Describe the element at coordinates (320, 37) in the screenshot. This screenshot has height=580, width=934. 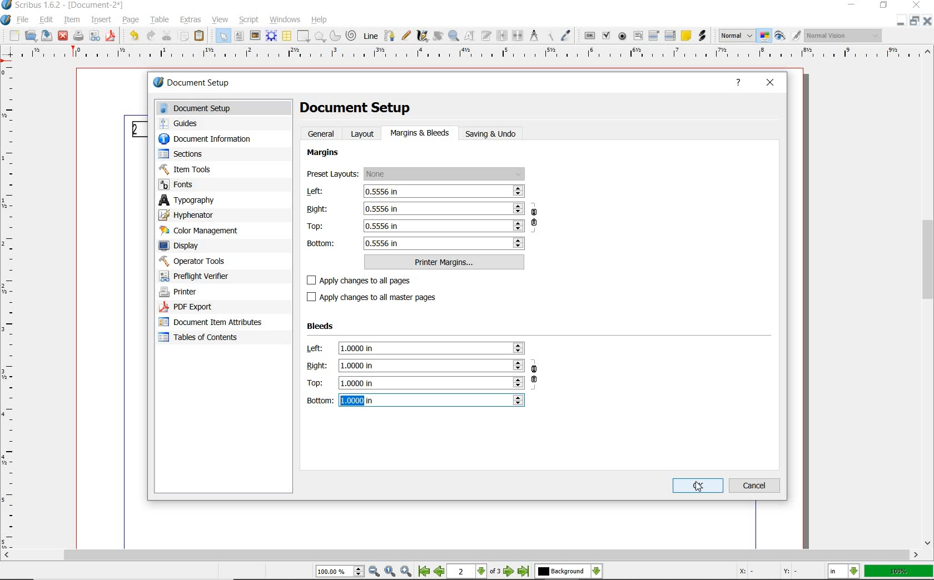
I see `polygon` at that location.